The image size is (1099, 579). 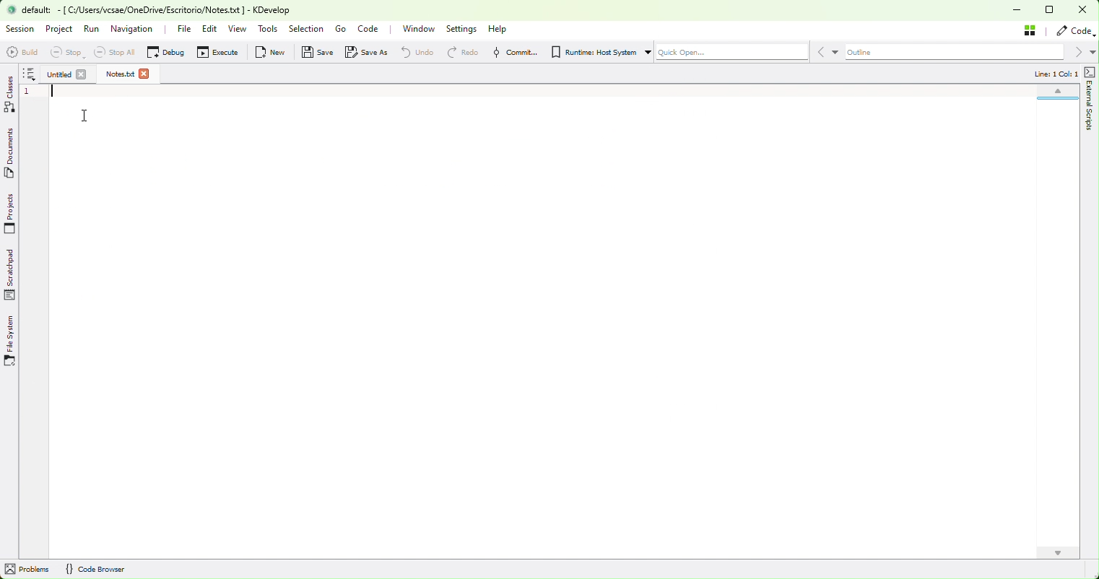 What do you see at coordinates (120, 53) in the screenshot?
I see `Stop all` at bounding box center [120, 53].